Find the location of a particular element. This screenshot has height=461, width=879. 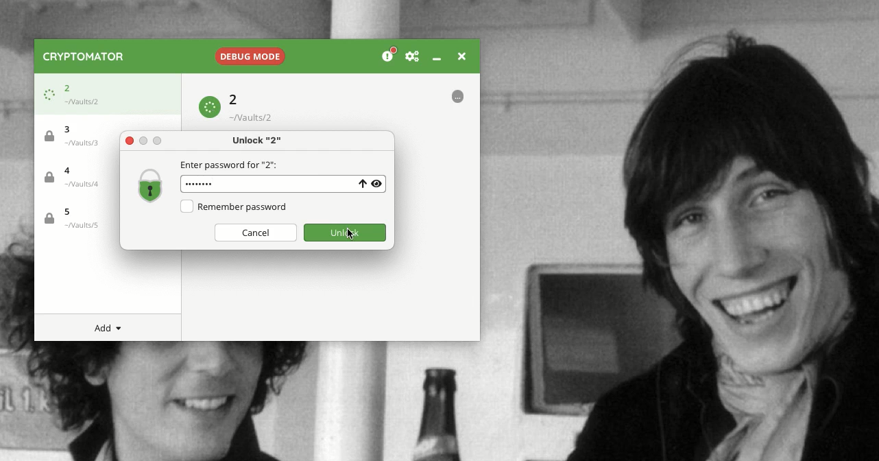

Uppercase is located at coordinates (359, 184).